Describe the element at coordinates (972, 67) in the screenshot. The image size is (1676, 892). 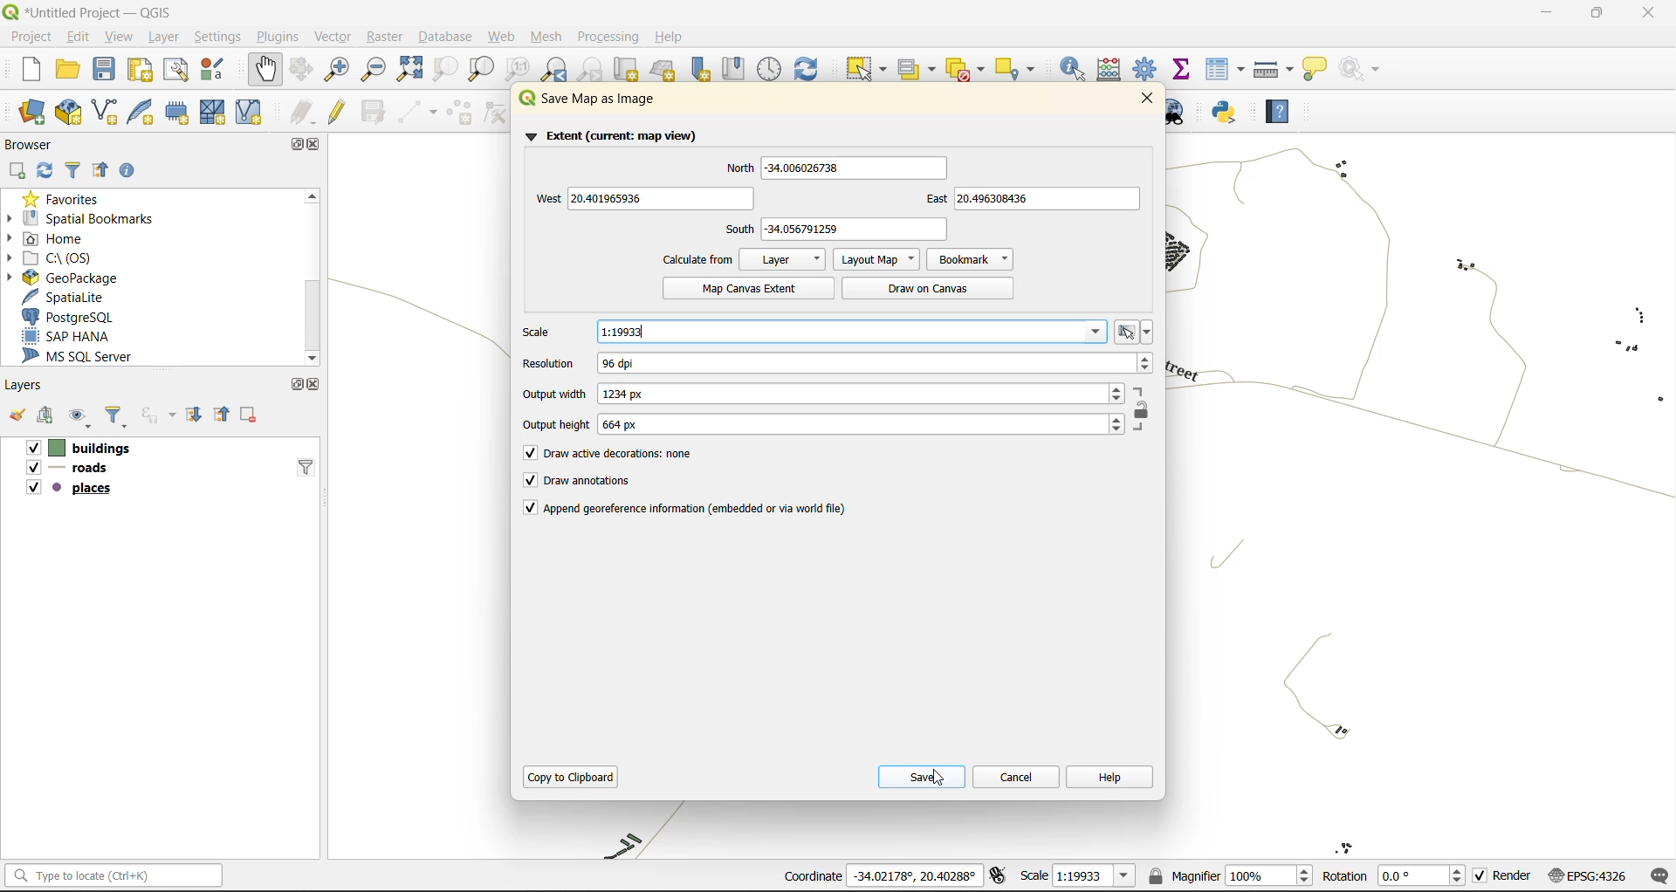
I see `deselect value` at that location.